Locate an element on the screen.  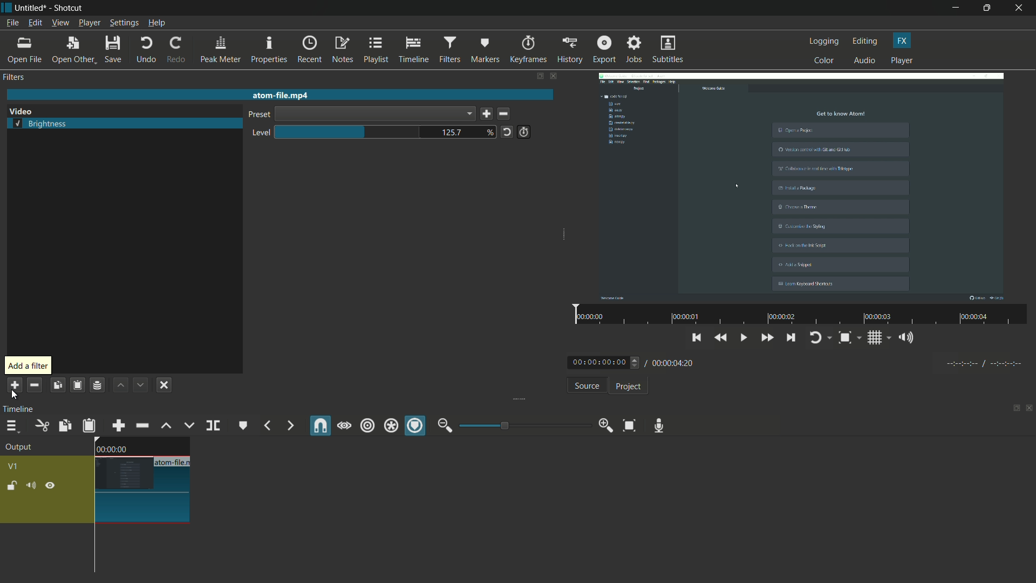
video time is located at coordinates (798, 315).